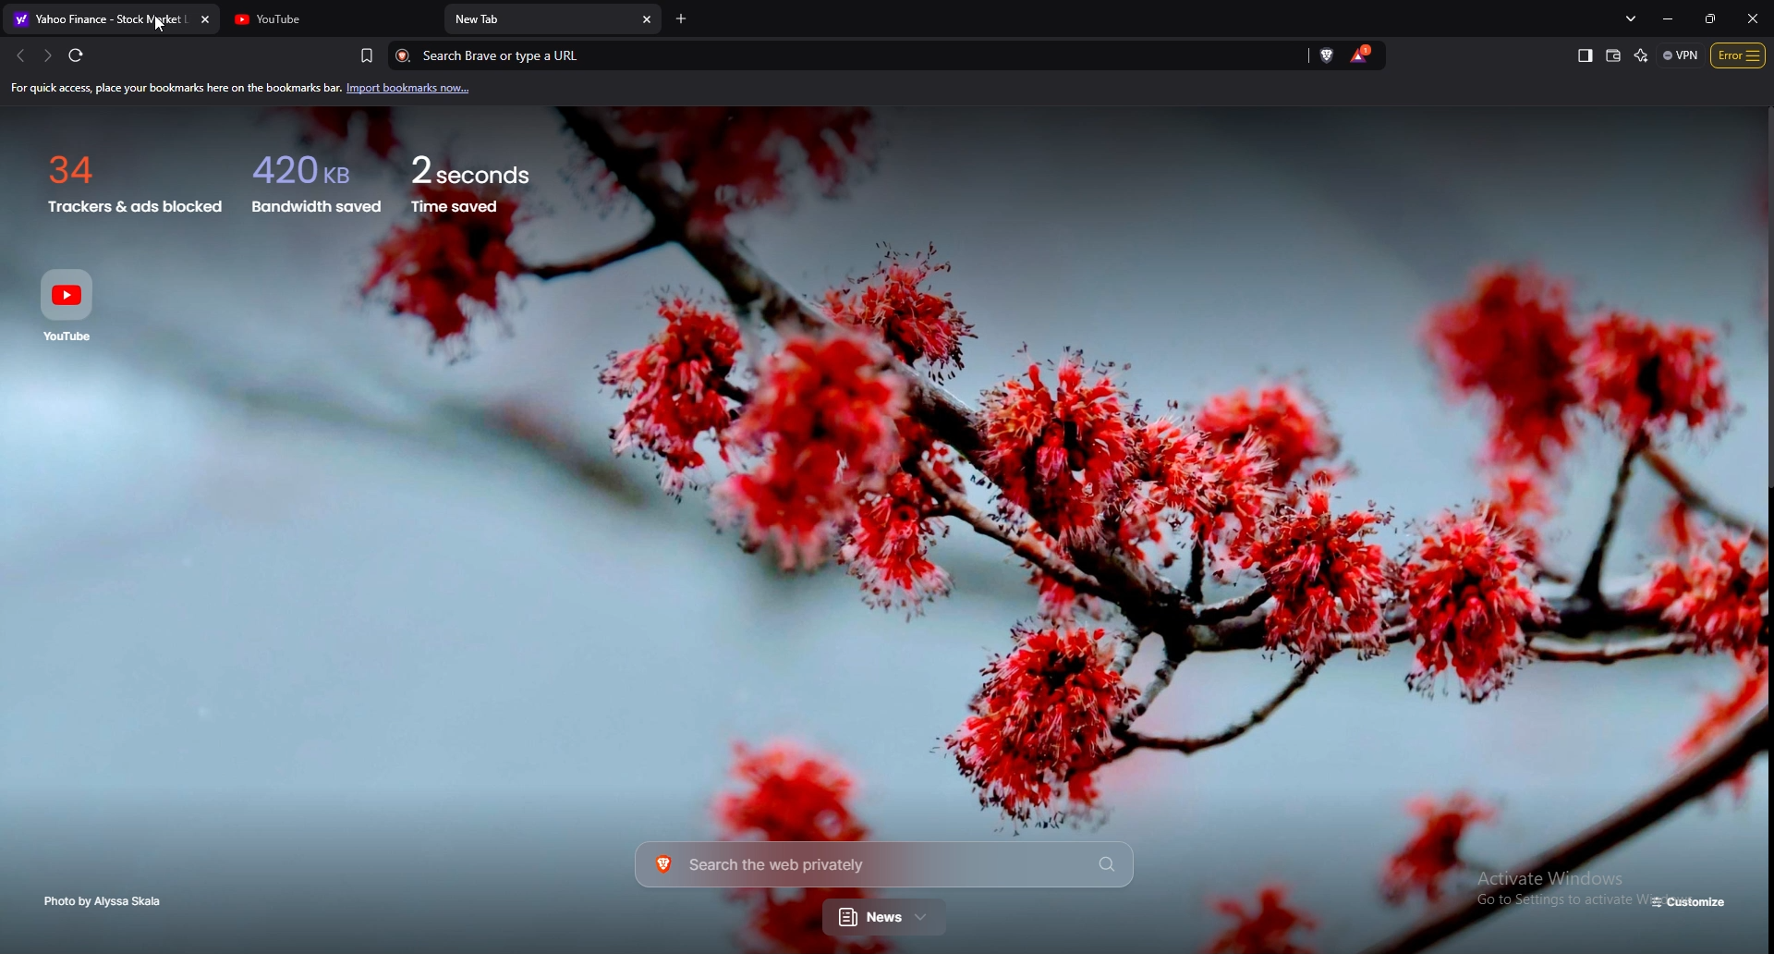 The height and width of the screenshot is (954, 1774). What do you see at coordinates (1681, 55) in the screenshot?
I see `vpn` at bounding box center [1681, 55].